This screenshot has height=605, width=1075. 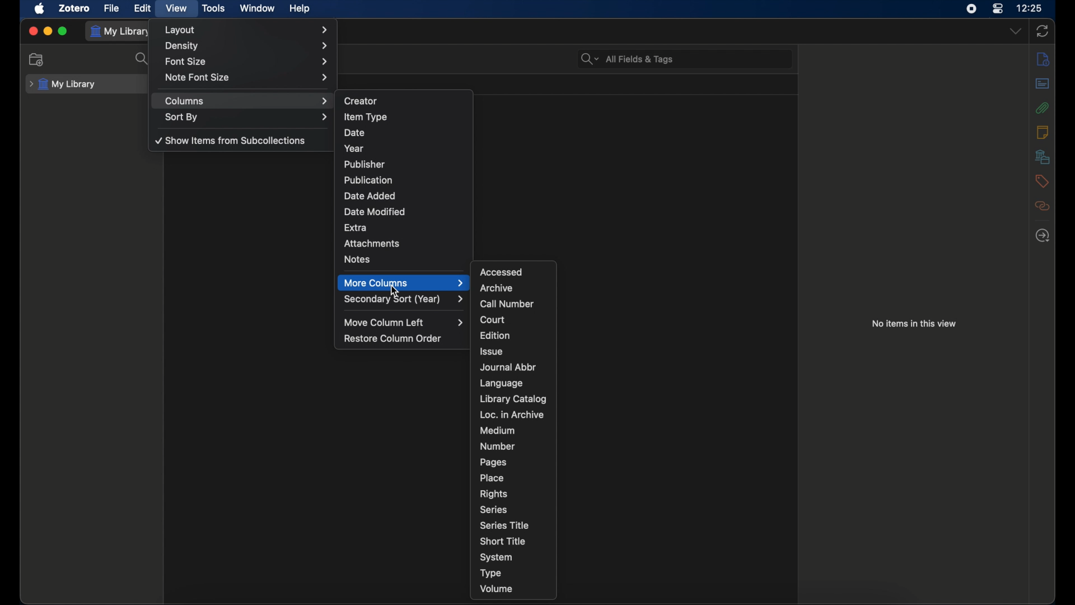 I want to click on date, so click(x=354, y=133).